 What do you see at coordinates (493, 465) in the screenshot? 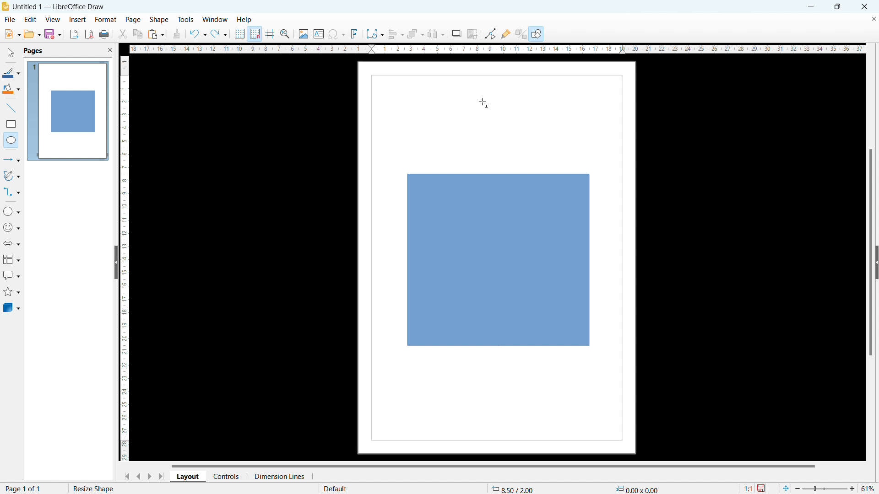
I see `horizontal scrollbar` at bounding box center [493, 465].